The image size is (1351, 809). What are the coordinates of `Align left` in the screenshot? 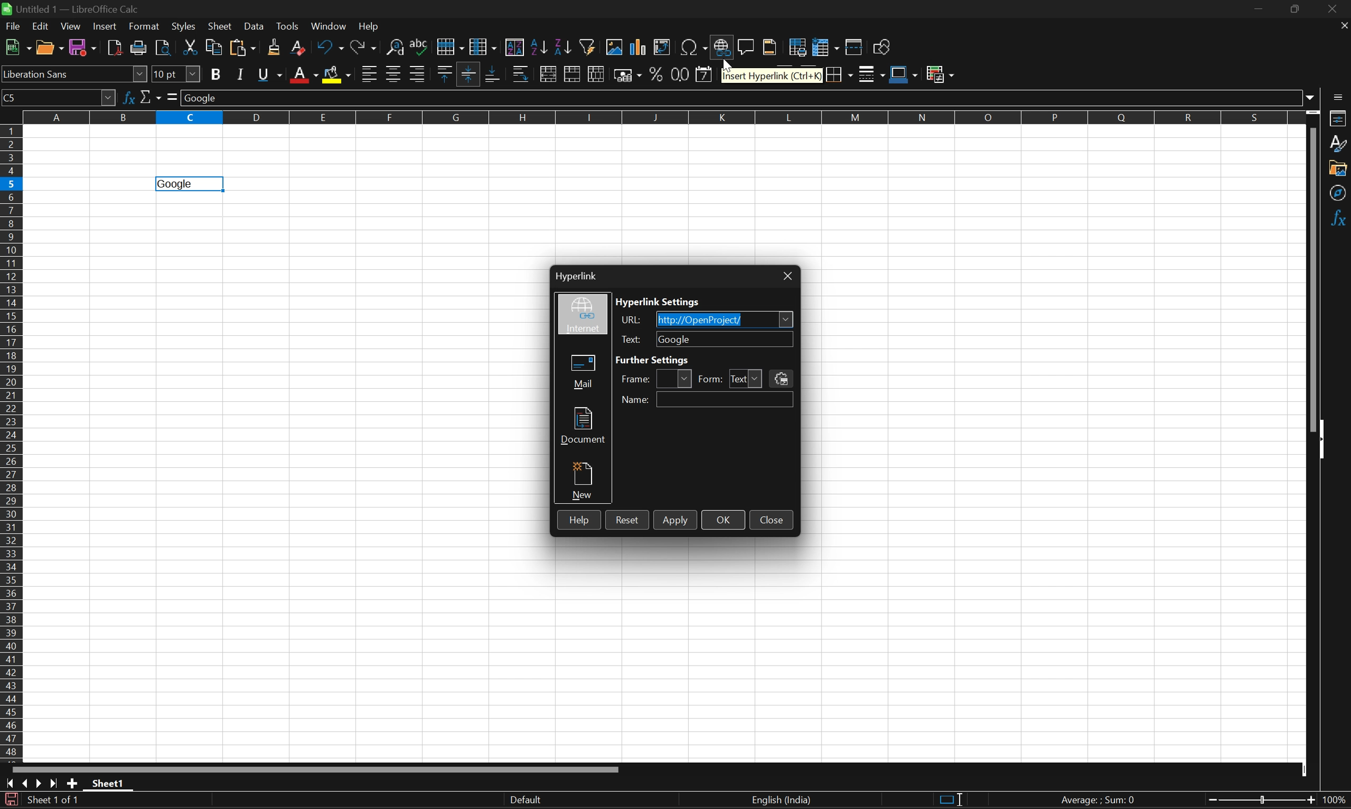 It's located at (369, 75).